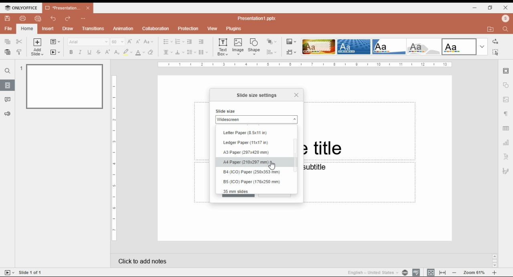  Describe the element at coordinates (88, 42) in the screenshot. I see `Arial` at that location.